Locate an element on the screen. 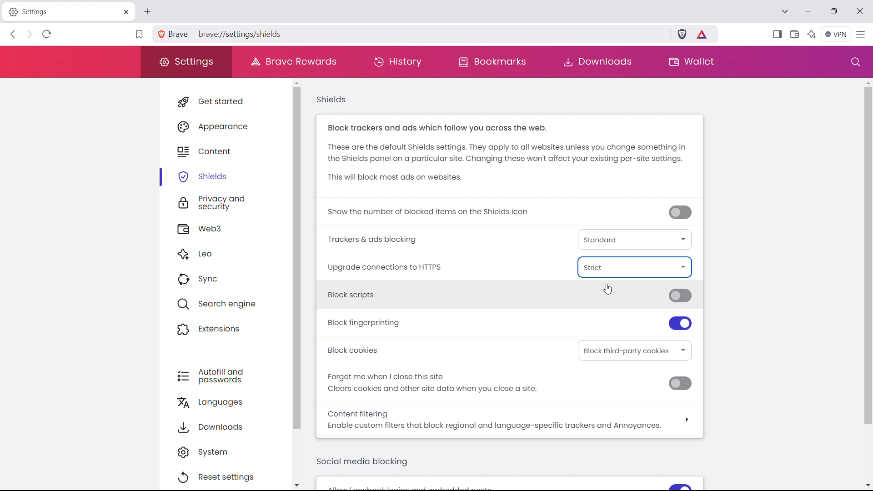  scrollbar is located at coordinates (868, 256).